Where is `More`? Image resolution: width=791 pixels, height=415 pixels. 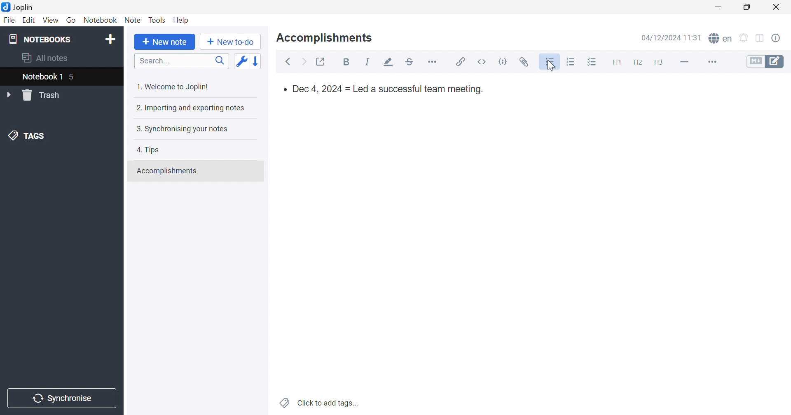 More is located at coordinates (713, 63).